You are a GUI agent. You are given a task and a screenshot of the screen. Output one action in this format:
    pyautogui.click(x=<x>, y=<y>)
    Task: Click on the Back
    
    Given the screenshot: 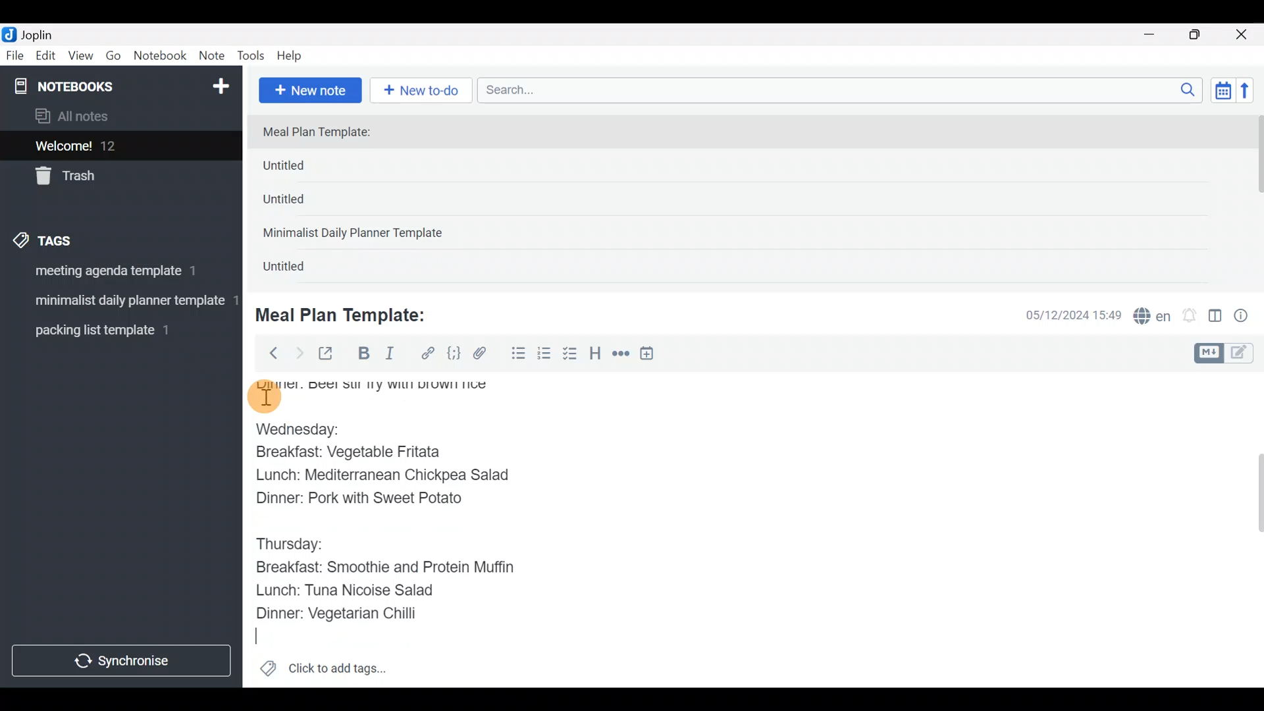 What is the action you would take?
    pyautogui.click(x=268, y=352)
    